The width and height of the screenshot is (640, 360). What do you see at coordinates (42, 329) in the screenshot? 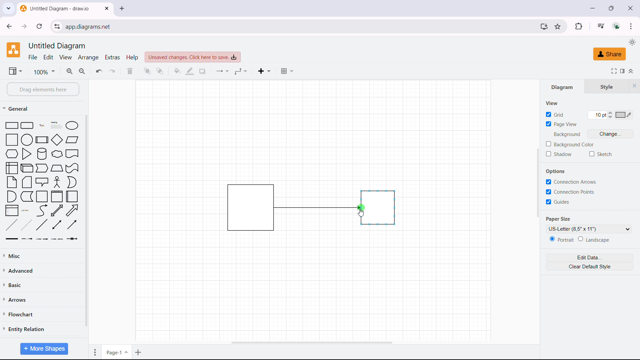
I see `entity relation` at bounding box center [42, 329].